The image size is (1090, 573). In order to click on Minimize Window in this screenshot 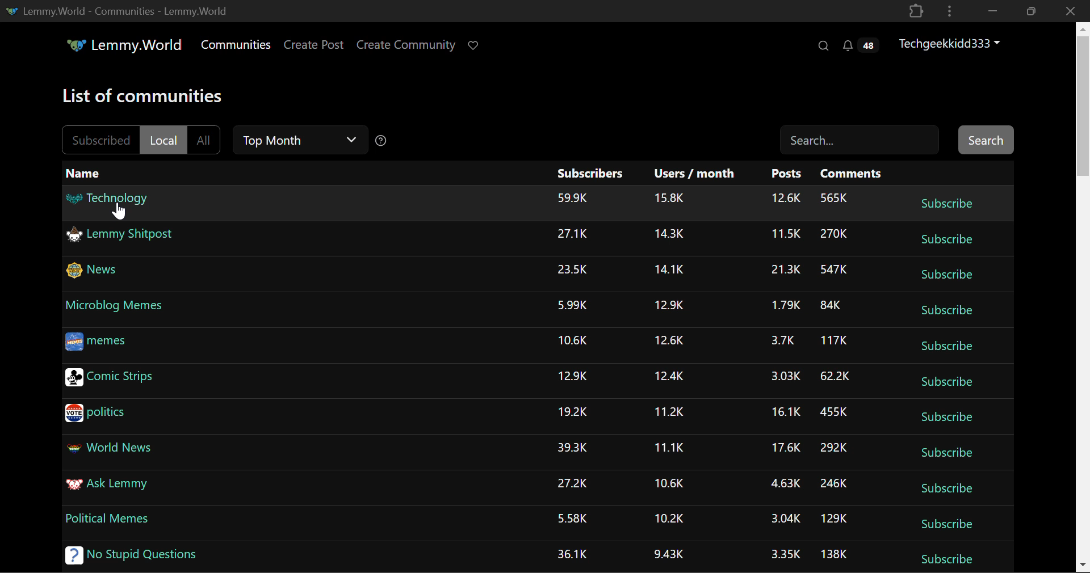, I will do `click(1033, 11)`.